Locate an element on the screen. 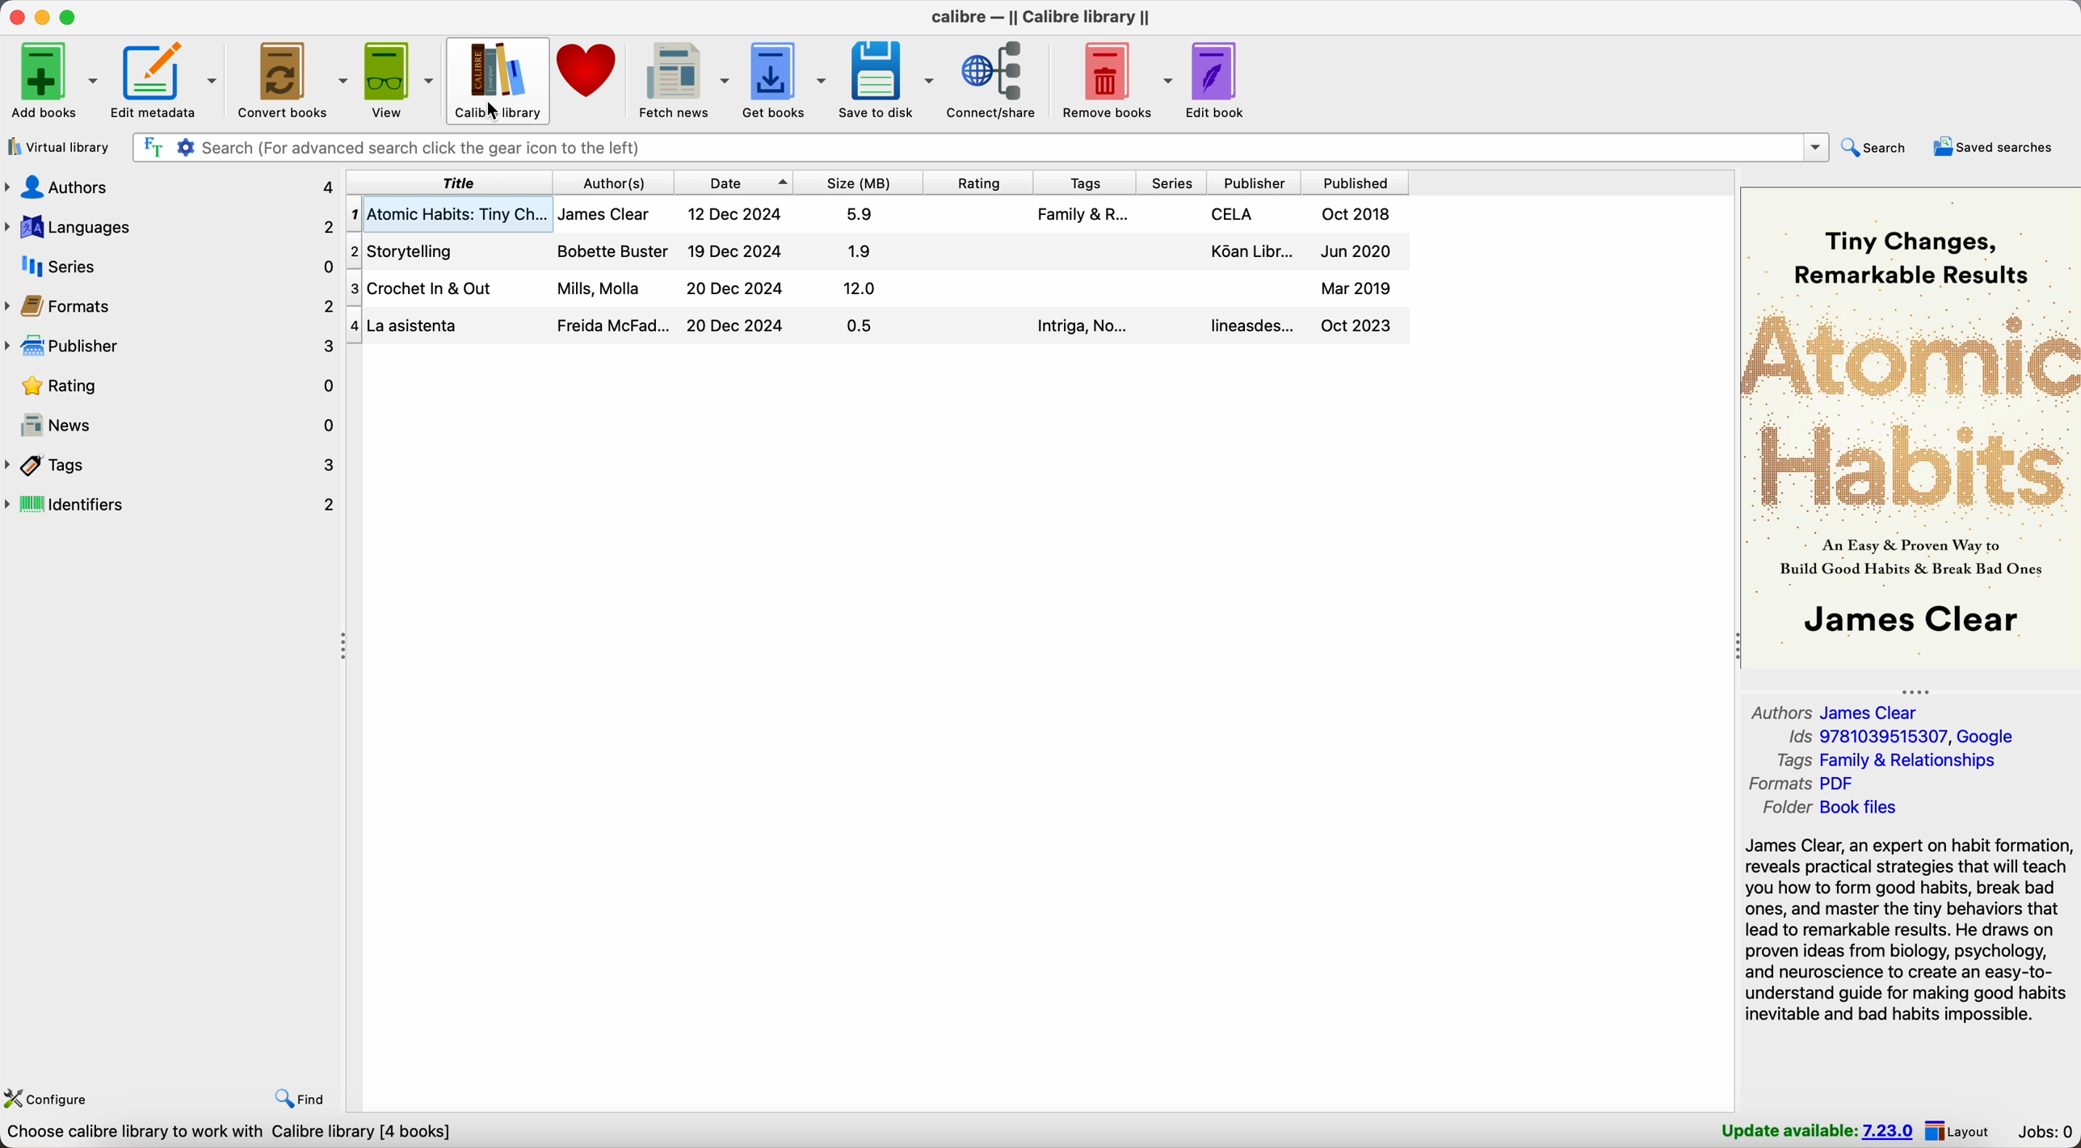 The height and width of the screenshot is (1148, 2081). add books is located at coordinates (55, 81).